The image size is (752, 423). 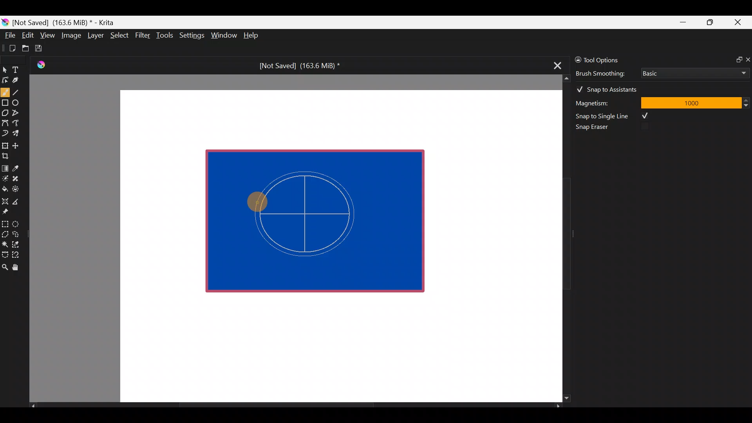 I want to click on Polygon tool, so click(x=5, y=113).